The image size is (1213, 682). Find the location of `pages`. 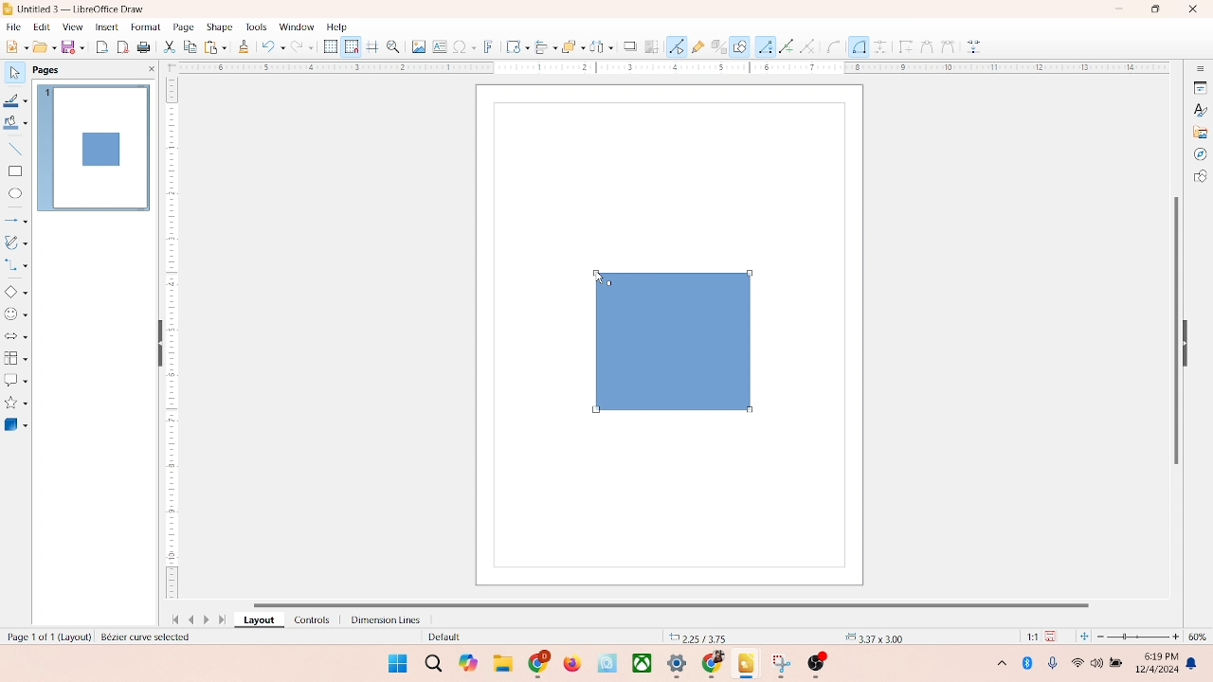

pages is located at coordinates (45, 68).